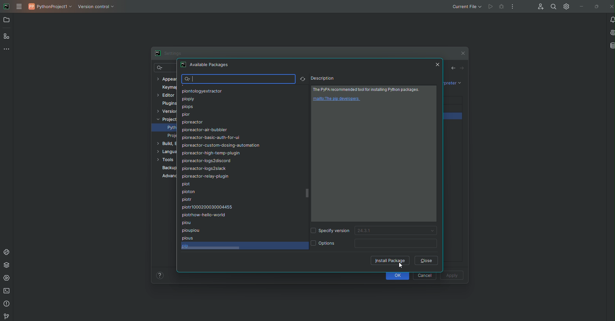 The image size is (615, 321). Describe the element at coordinates (390, 260) in the screenshot. I see `Install package` at that location.